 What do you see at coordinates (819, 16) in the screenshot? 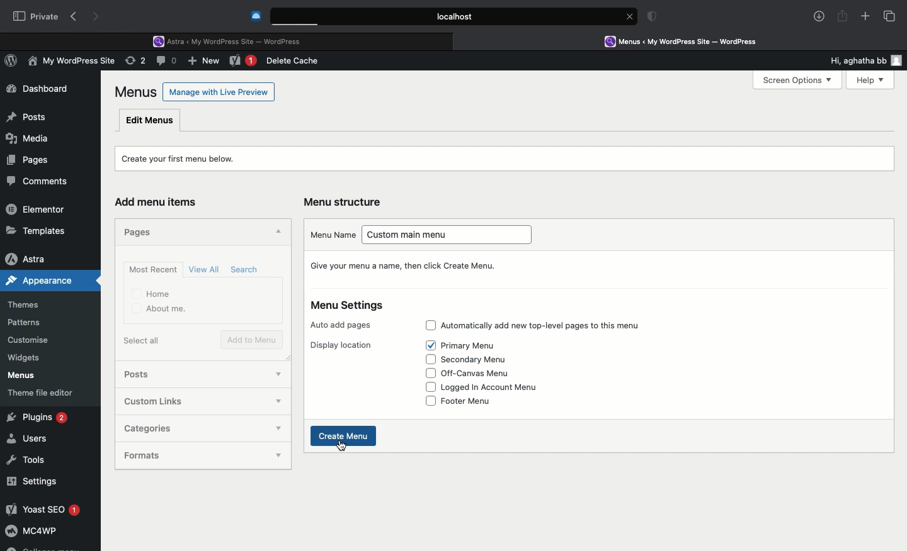
I see `Download` at bounding box center [819, 16].